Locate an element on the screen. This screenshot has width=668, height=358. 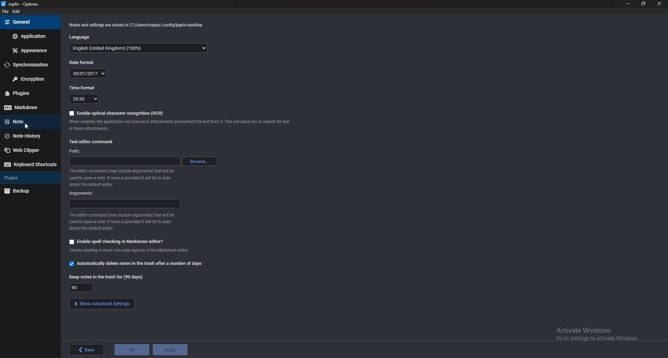
path is located at coordinates (126, 161).